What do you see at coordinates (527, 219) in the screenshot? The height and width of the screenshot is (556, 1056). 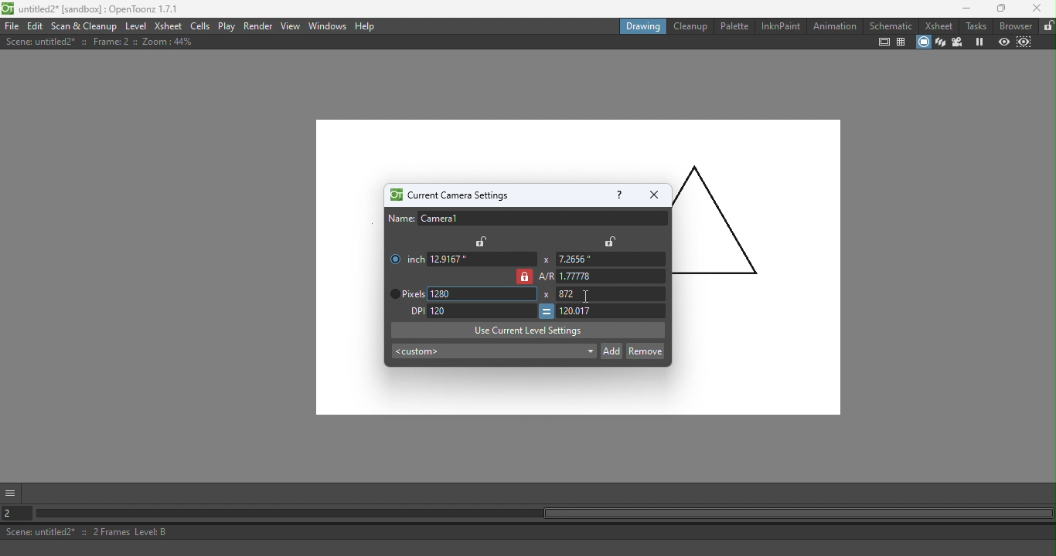 I see `Name` at bounding box center [527, 219].